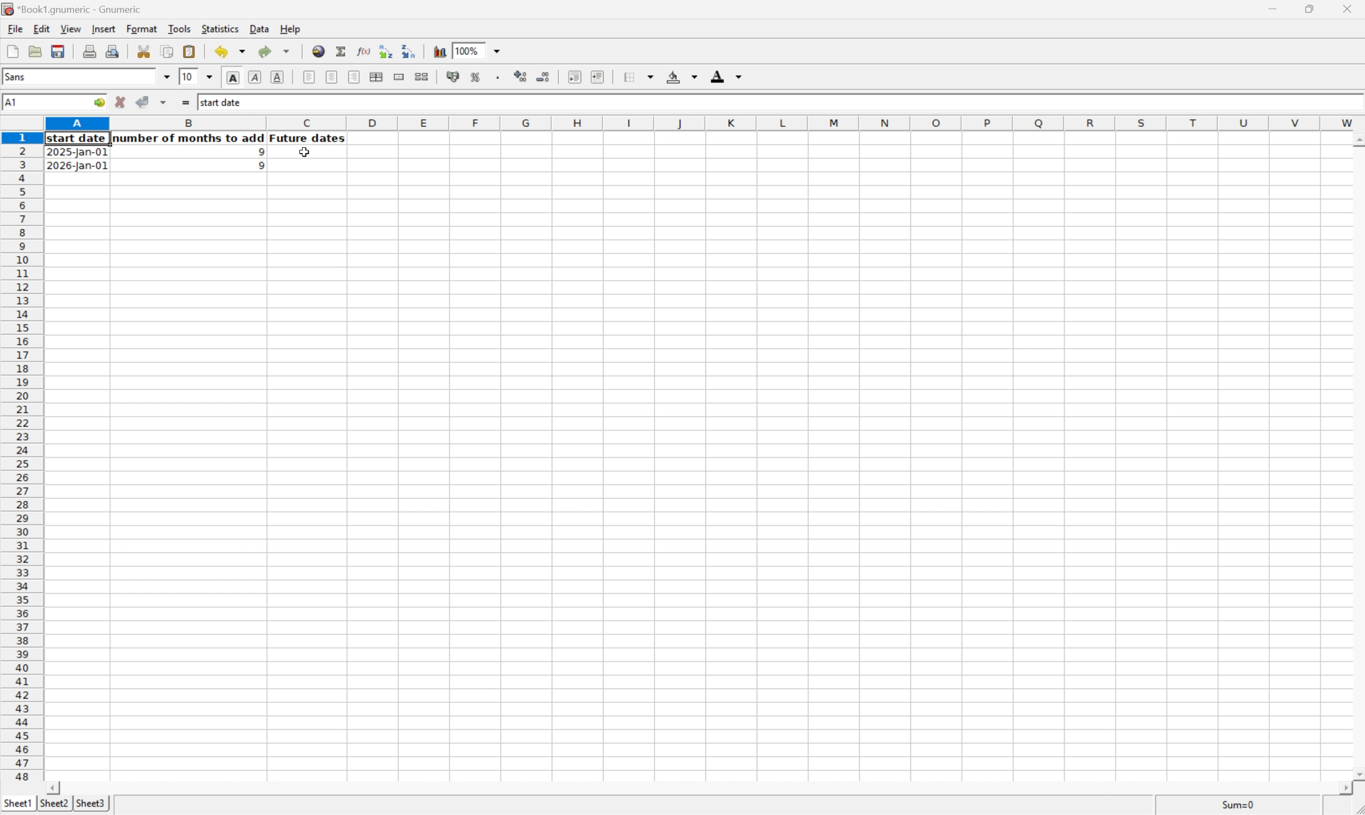 This screenshot has width=1365, height=815. I want to click on Column names, so click(704, 124).